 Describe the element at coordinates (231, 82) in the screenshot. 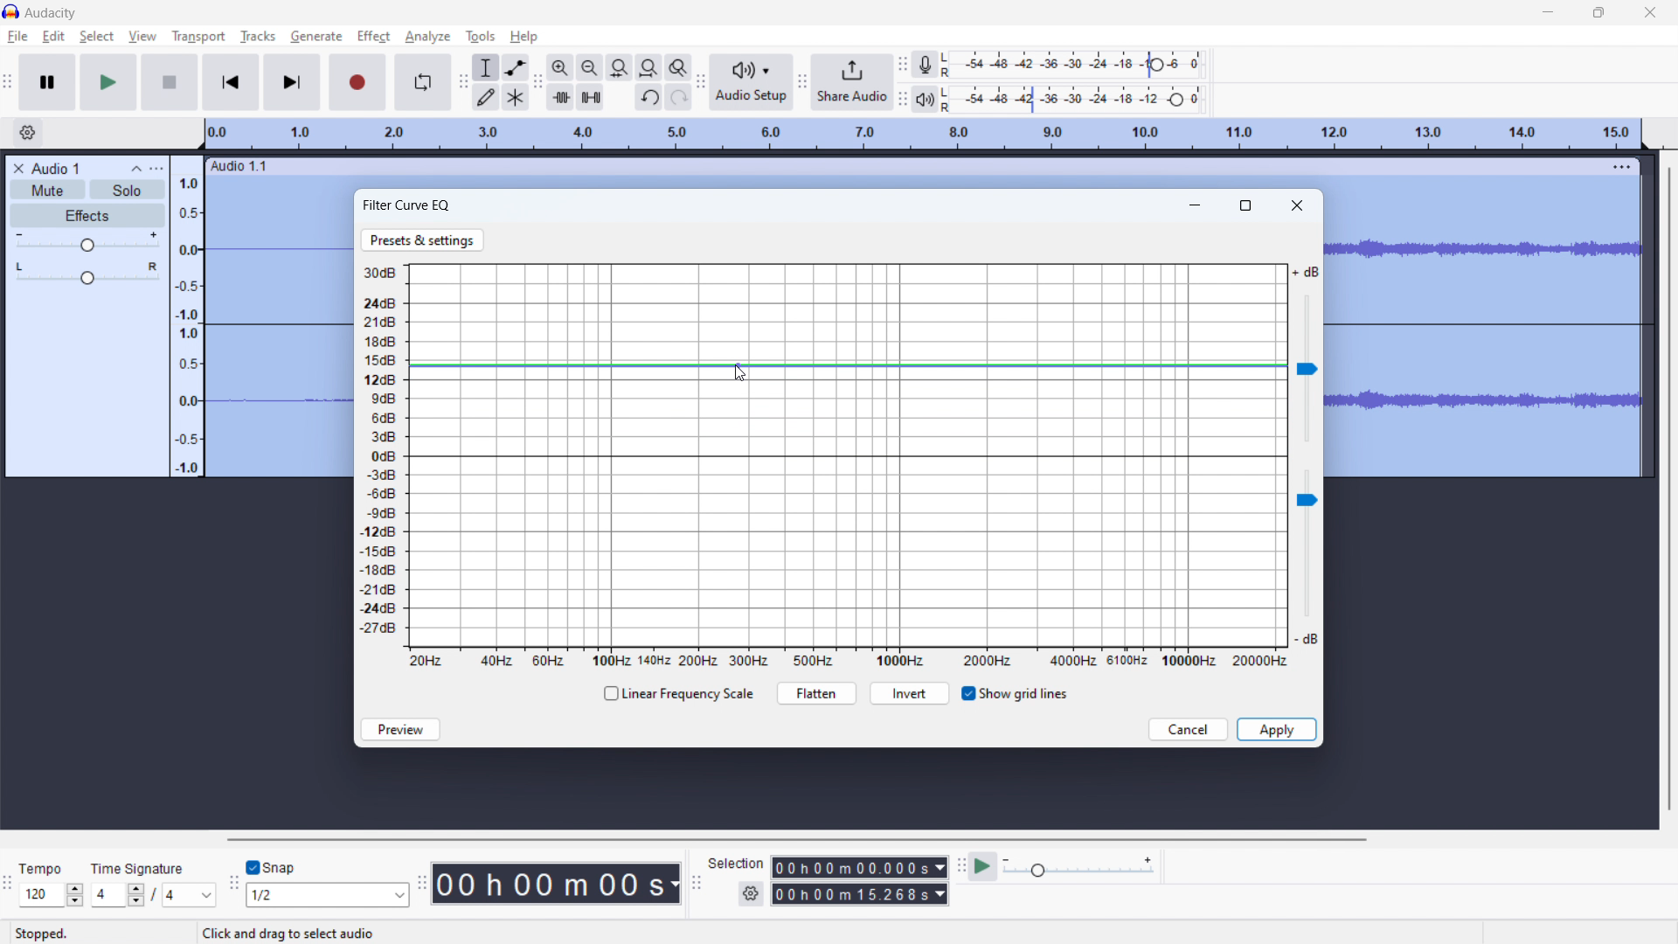

I see `skip to start` at that location.